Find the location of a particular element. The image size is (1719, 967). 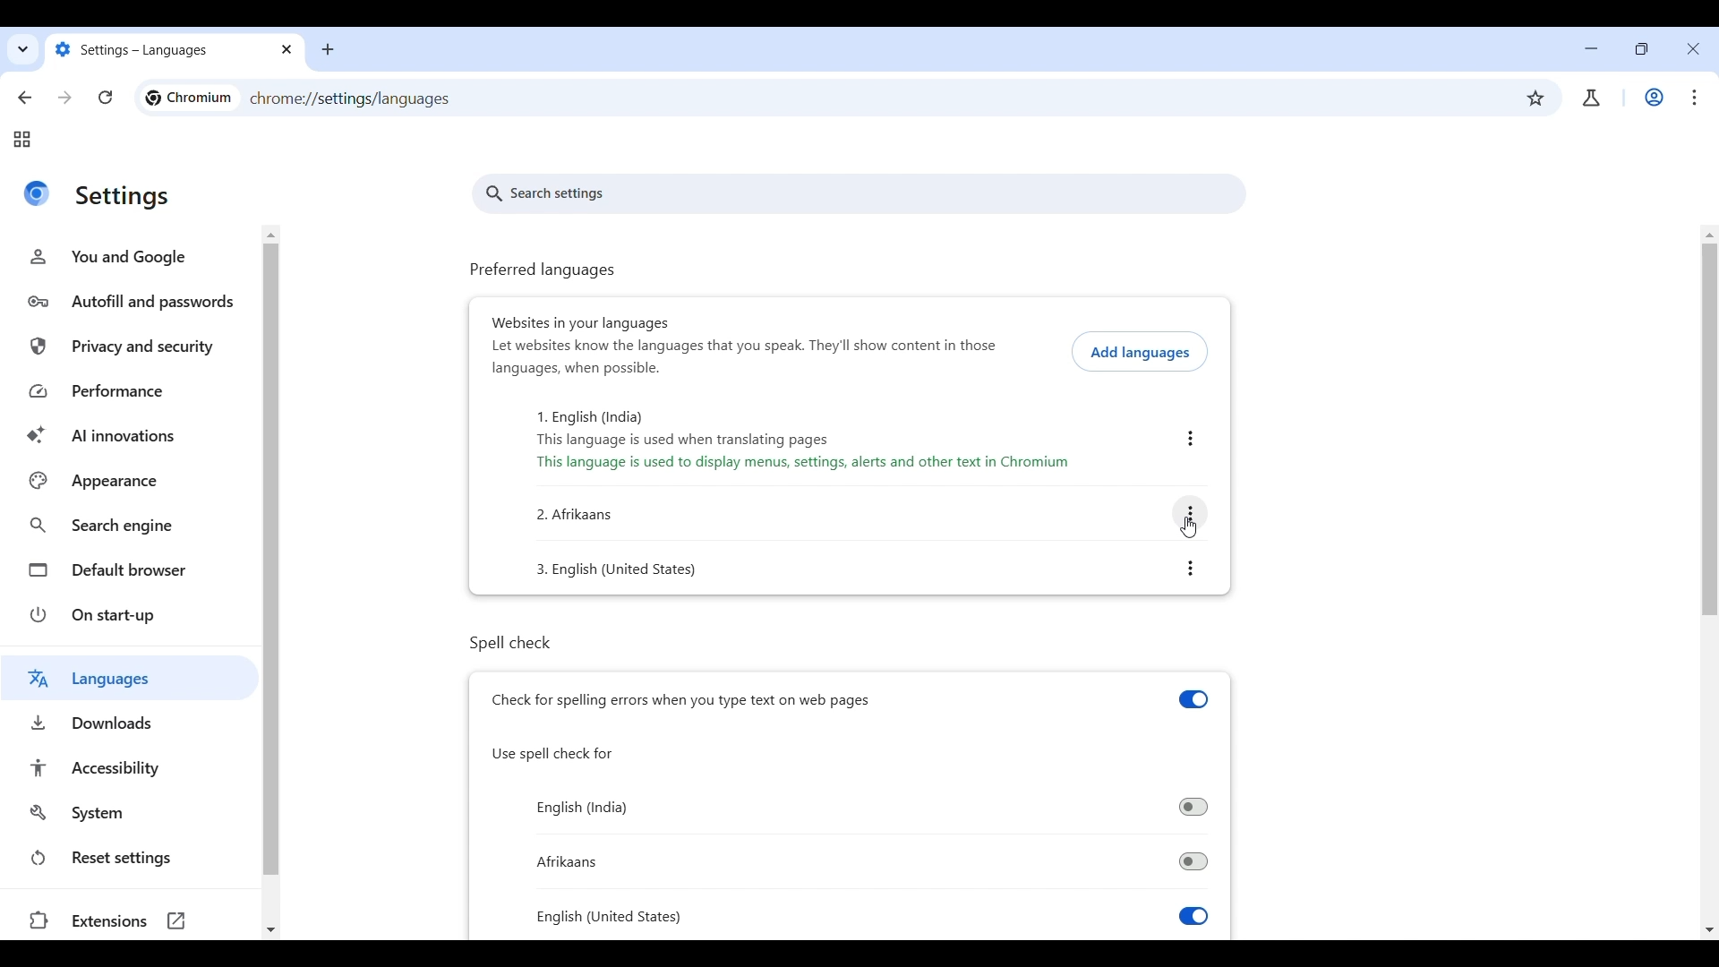

Minimize is located at coordinates (1591, 48).